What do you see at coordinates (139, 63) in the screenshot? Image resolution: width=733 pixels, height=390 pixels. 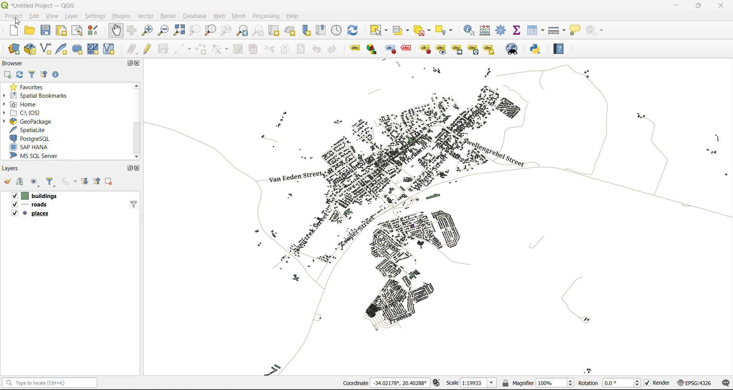 I see `close` at bounding box center [139, 63].